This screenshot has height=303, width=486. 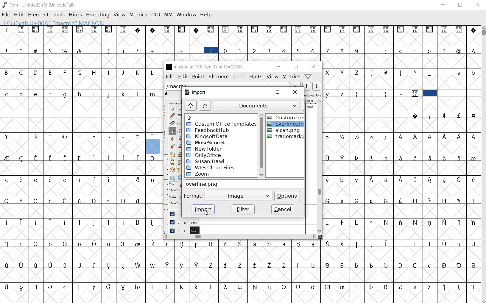 I want to click on input line, so click(x=243, y=184).